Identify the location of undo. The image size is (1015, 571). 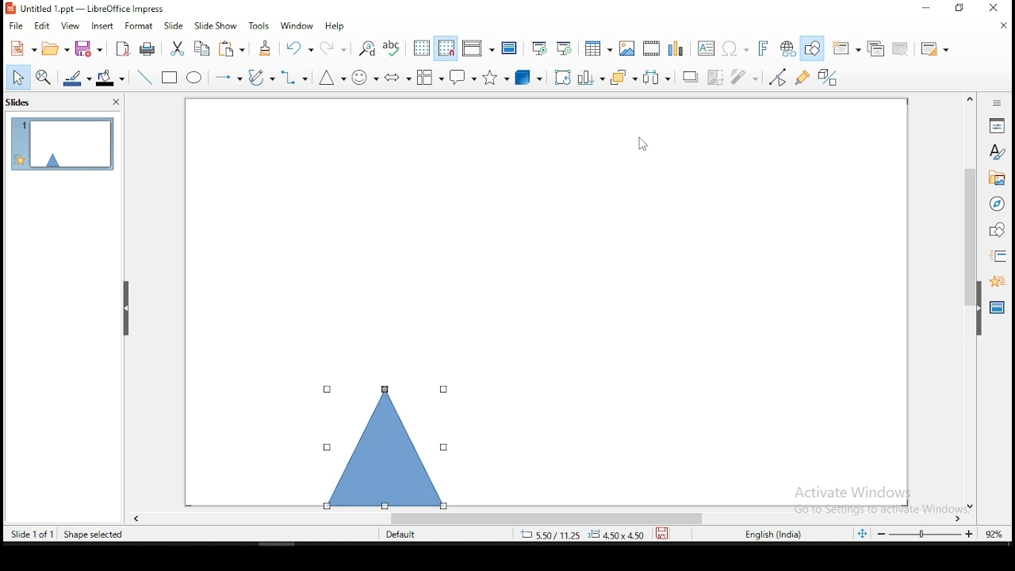
(300, 48).